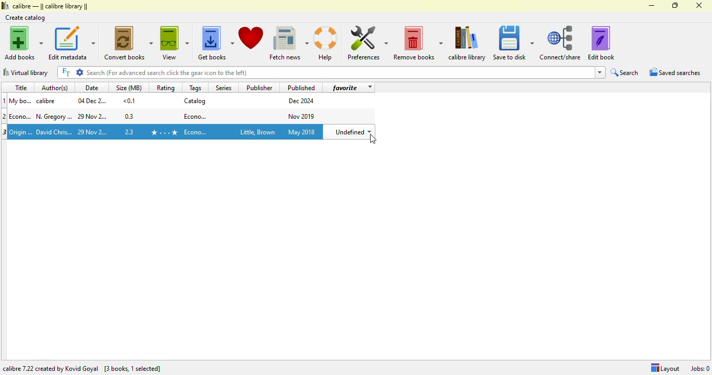  What do you see at coordinates (369, 87) in the screenshot?
I see `dropdown` at bounding box center [369, 87].